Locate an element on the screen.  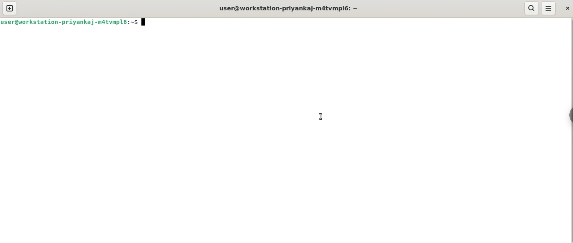
menu is located at coordinates (549, 7).